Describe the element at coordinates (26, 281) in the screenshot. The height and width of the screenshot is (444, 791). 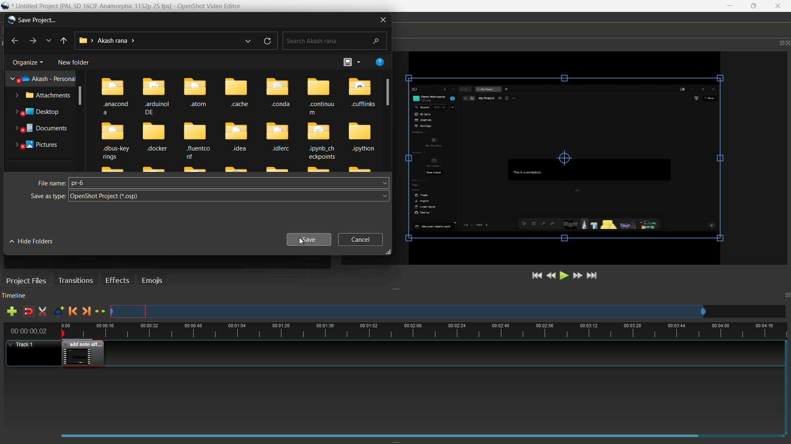
I see `project files` at that location.